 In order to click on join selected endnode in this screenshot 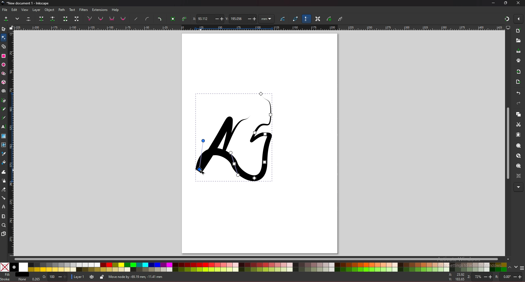, I will do `click(65, 19)`.